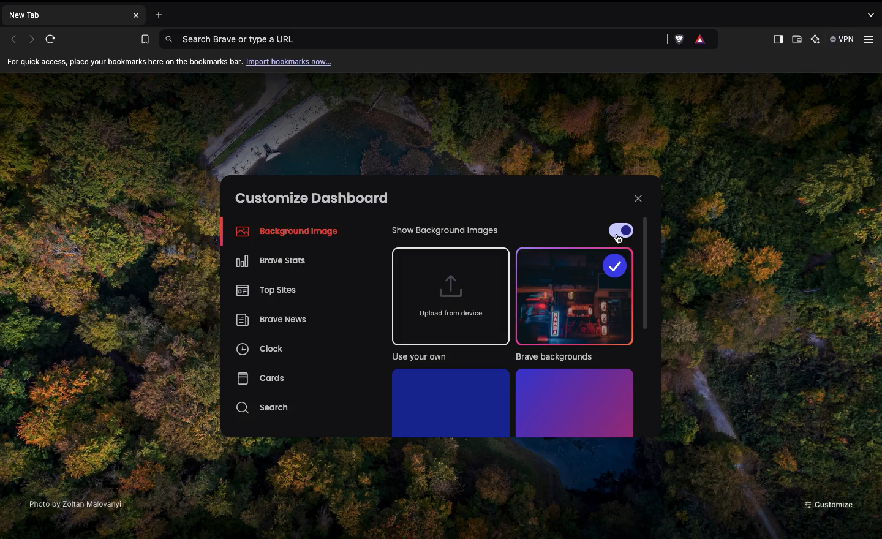 This screenshot has width=882, height=539. I want to click on On, so click(622, 231).